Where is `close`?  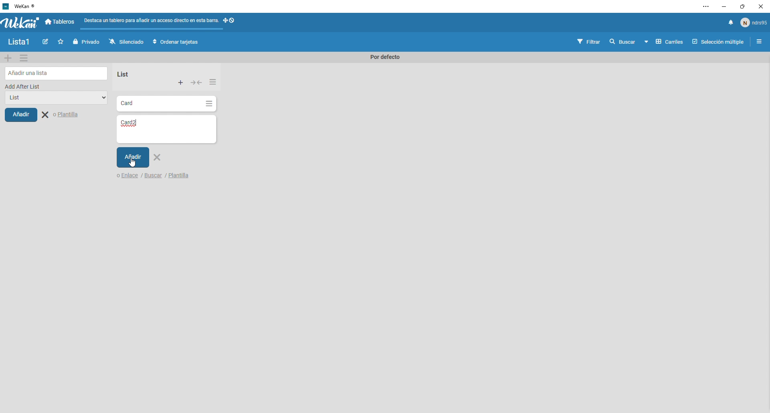 close is located at coordinates (760, 7).